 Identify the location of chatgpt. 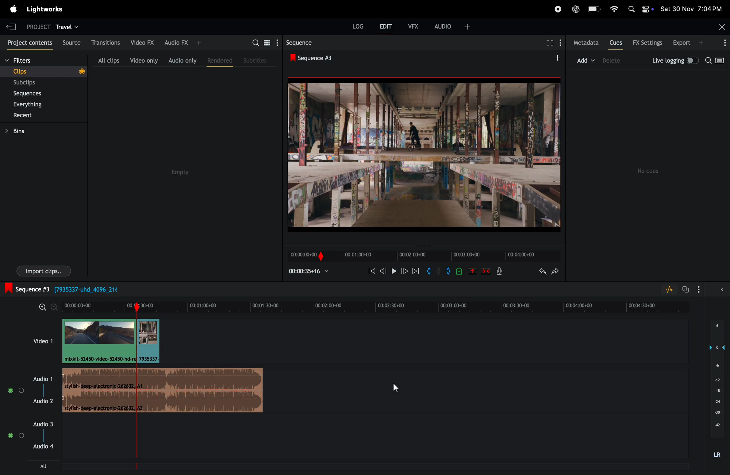
(576, 8).